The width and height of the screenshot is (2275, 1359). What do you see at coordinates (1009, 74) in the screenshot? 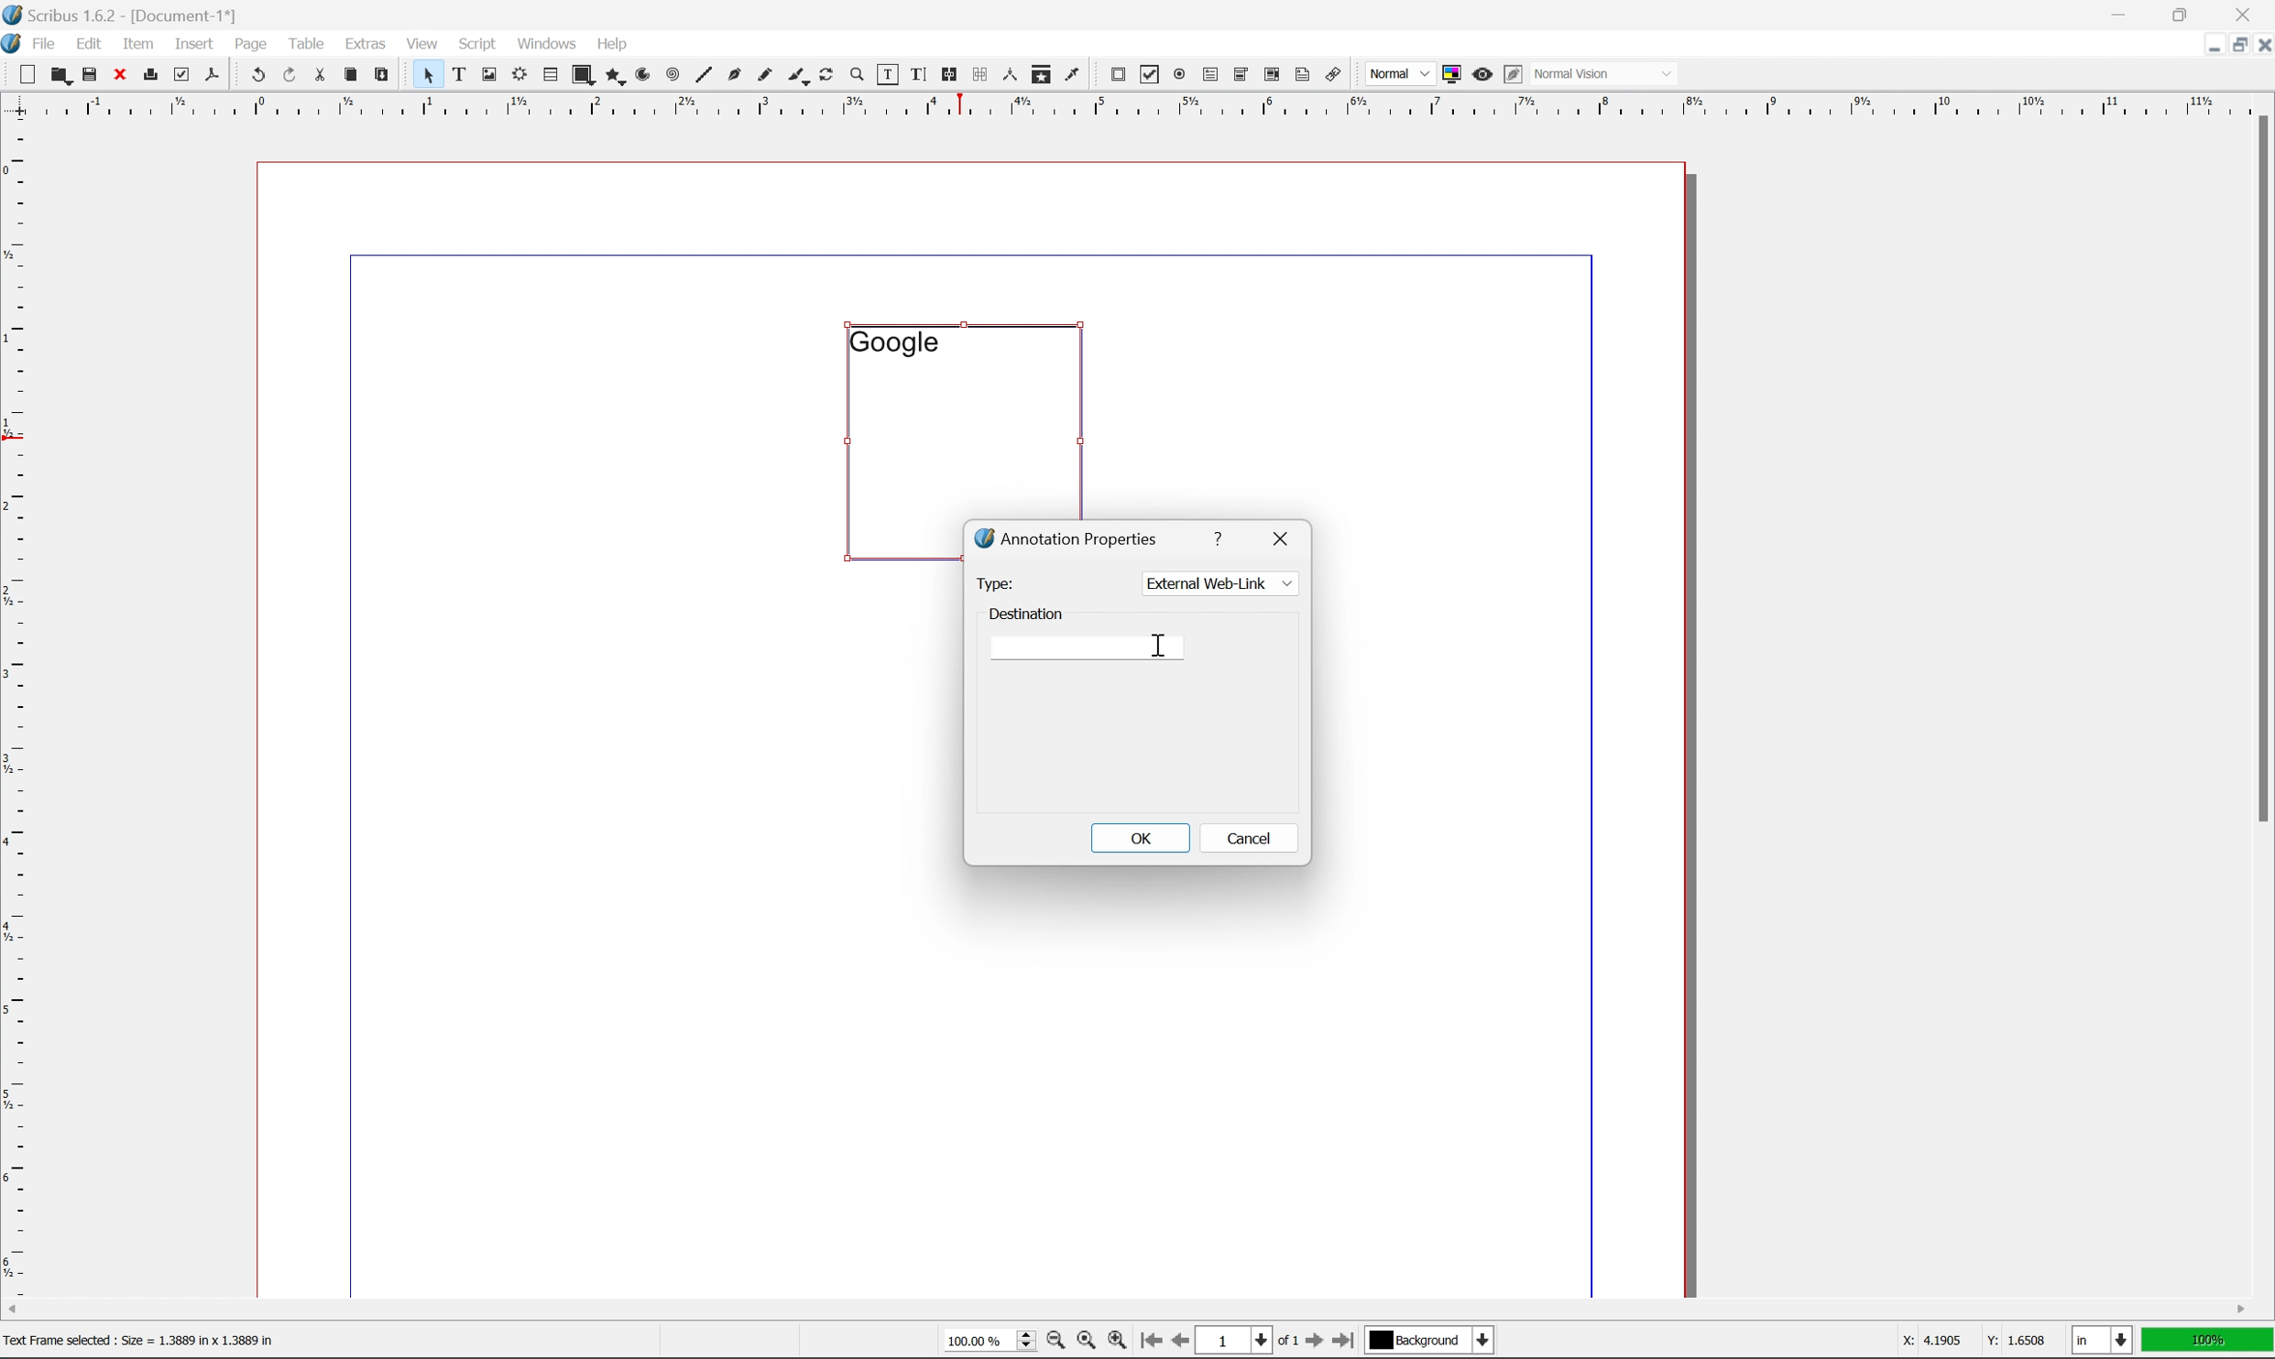
I see `measurements` at bounding box center [1009, 74].